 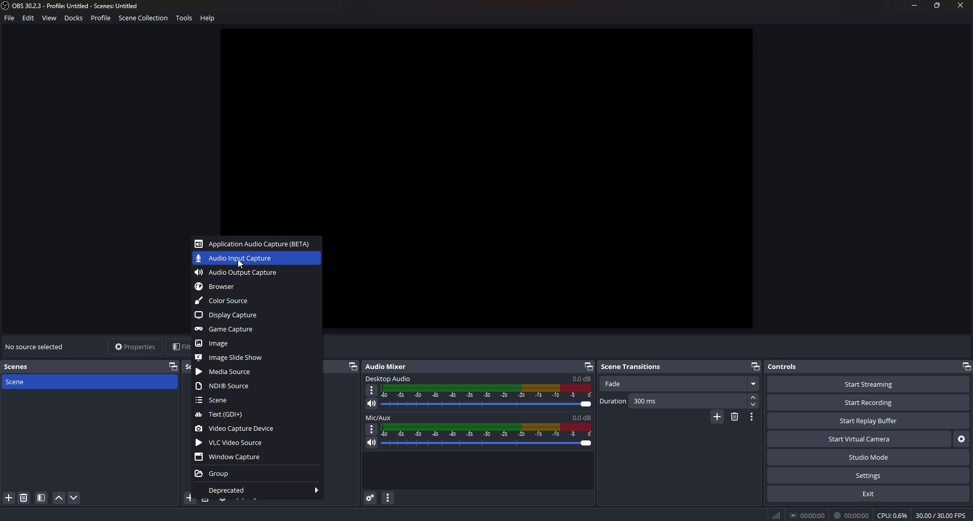 What do you see at coordinates (673, 401) in the screenshot?
I see `duration` at bounding box center [673, 401].